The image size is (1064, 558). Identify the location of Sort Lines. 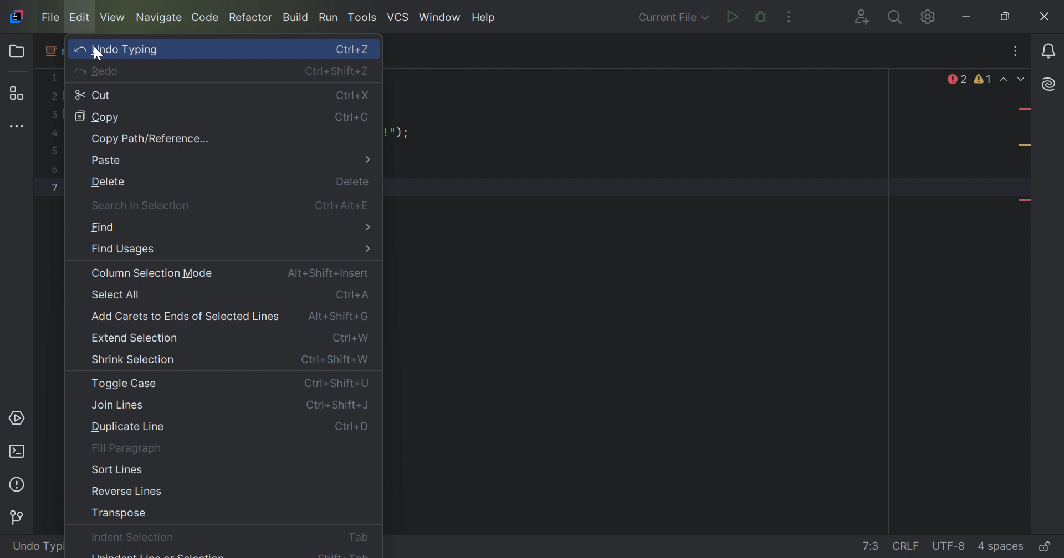
(116, 470).